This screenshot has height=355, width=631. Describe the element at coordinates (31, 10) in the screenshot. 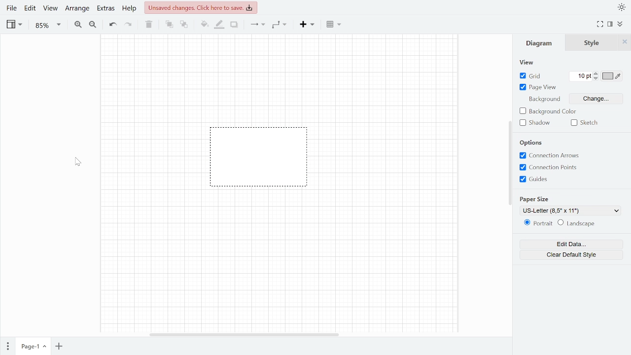

I see `Edit` at that location.